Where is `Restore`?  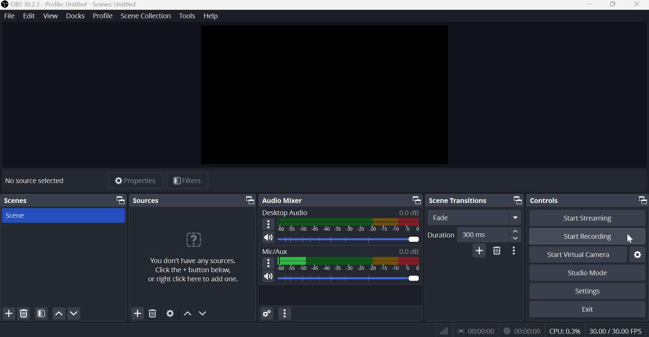 Restore is located at coordinates (612, 5).